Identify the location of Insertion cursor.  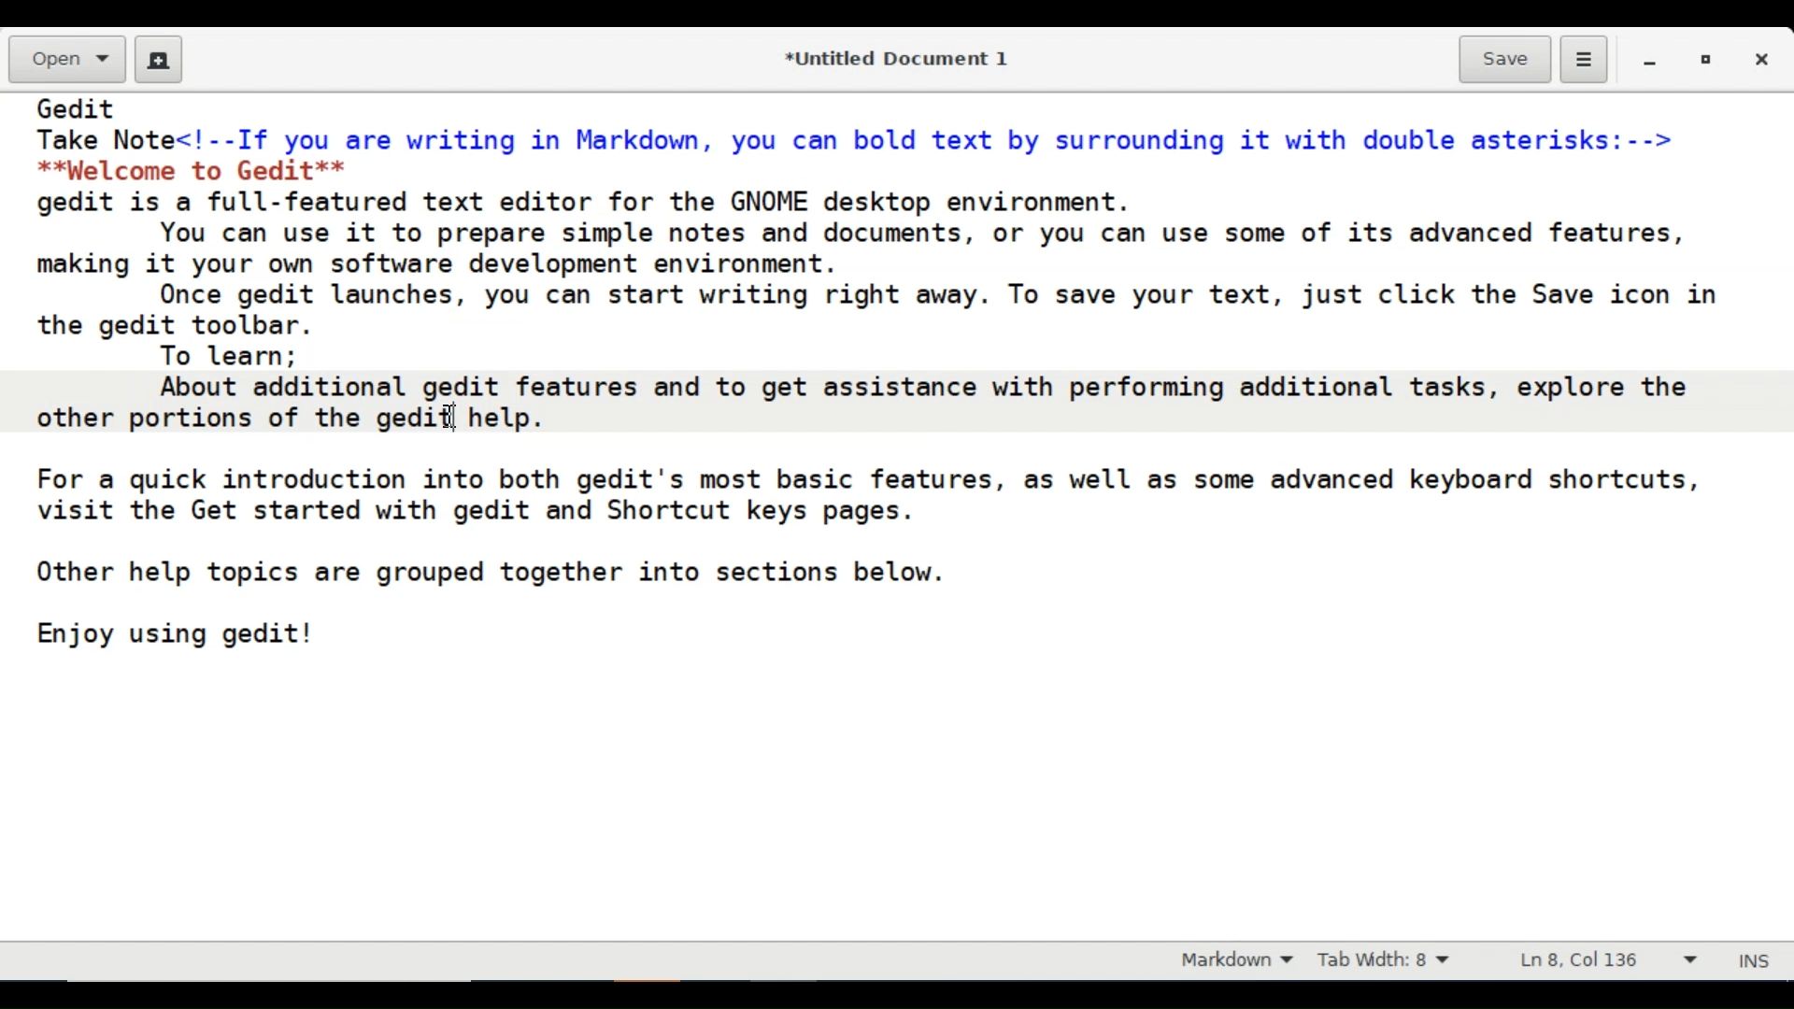
(453, 414).